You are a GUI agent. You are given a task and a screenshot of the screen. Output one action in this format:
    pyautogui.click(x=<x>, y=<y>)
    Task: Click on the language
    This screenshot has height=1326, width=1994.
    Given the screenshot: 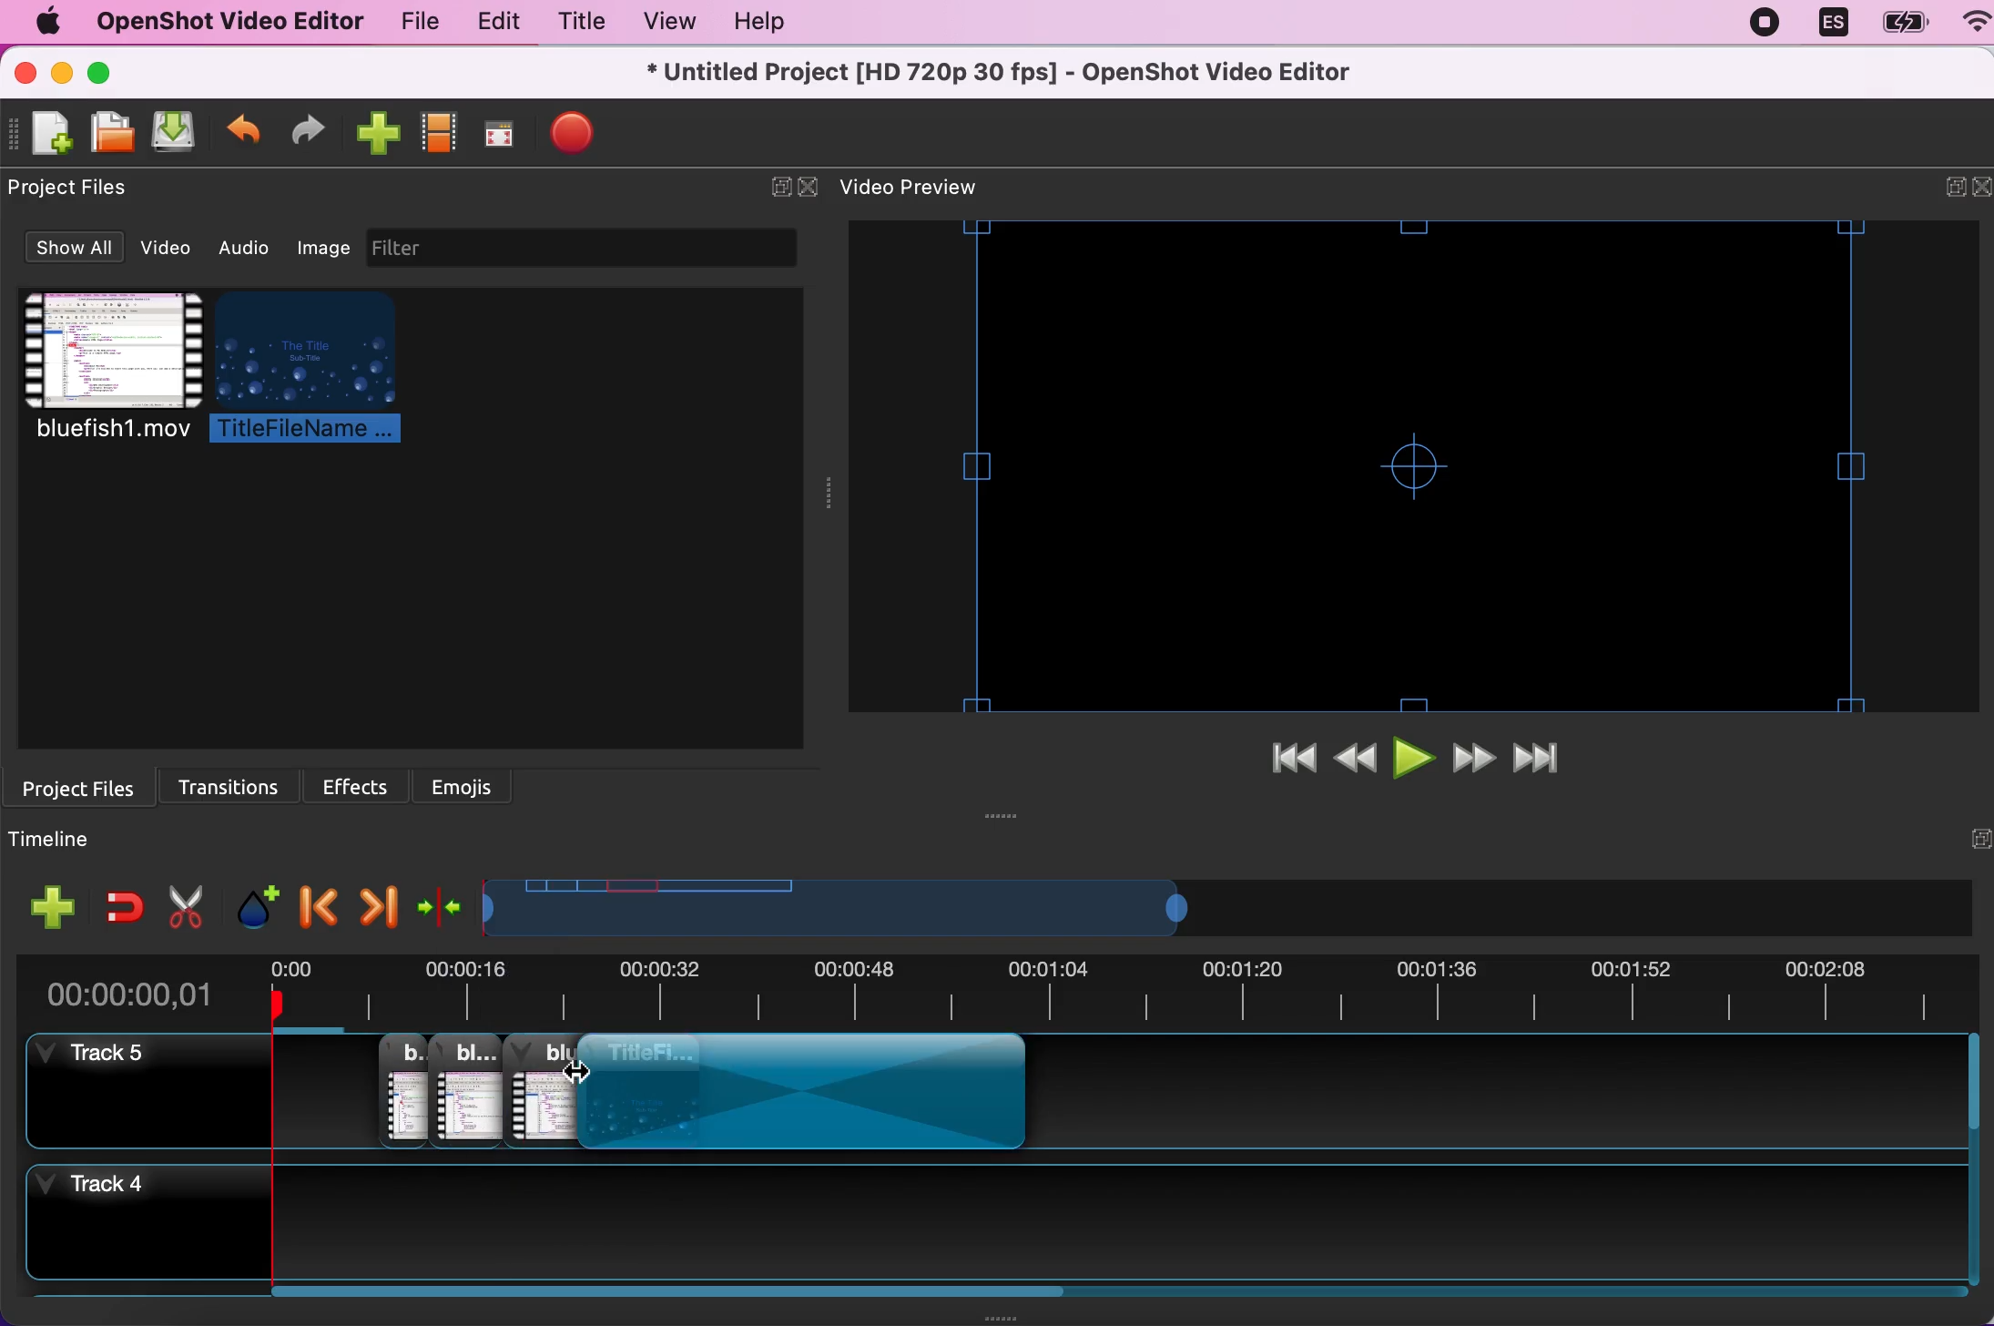 What is the action you would take?
    pyautogui.click(x=1831, y=24)
    